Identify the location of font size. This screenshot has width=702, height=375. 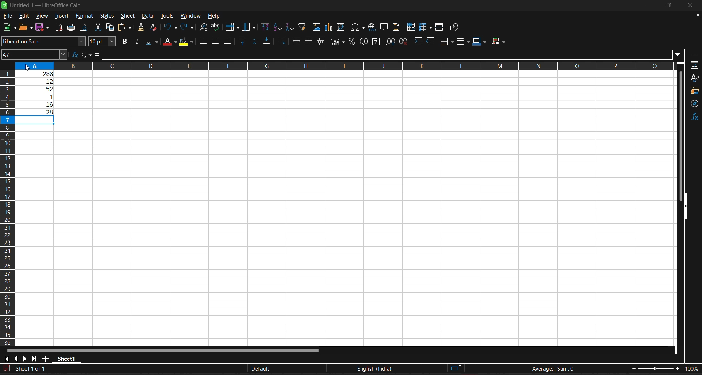
(103, 41).